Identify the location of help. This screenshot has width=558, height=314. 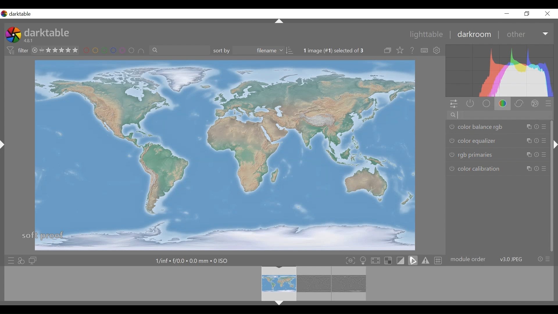
(412, 50).